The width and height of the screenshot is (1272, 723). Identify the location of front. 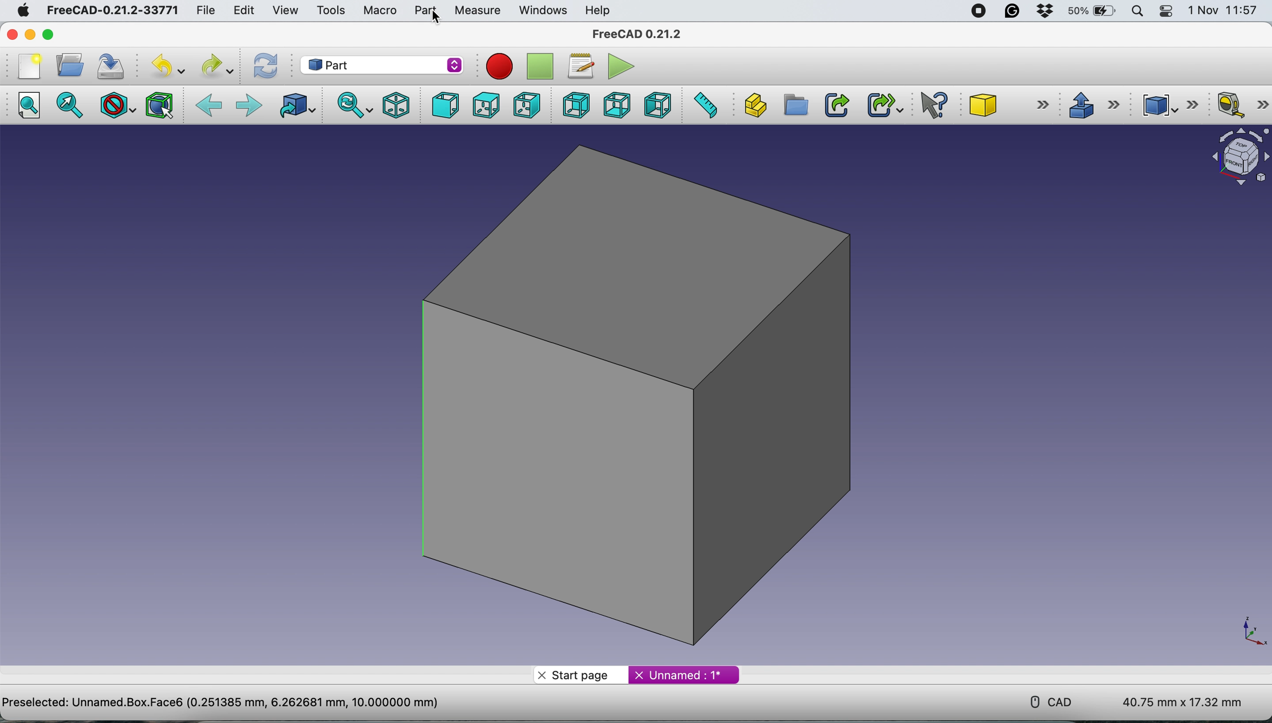
(445, 106).